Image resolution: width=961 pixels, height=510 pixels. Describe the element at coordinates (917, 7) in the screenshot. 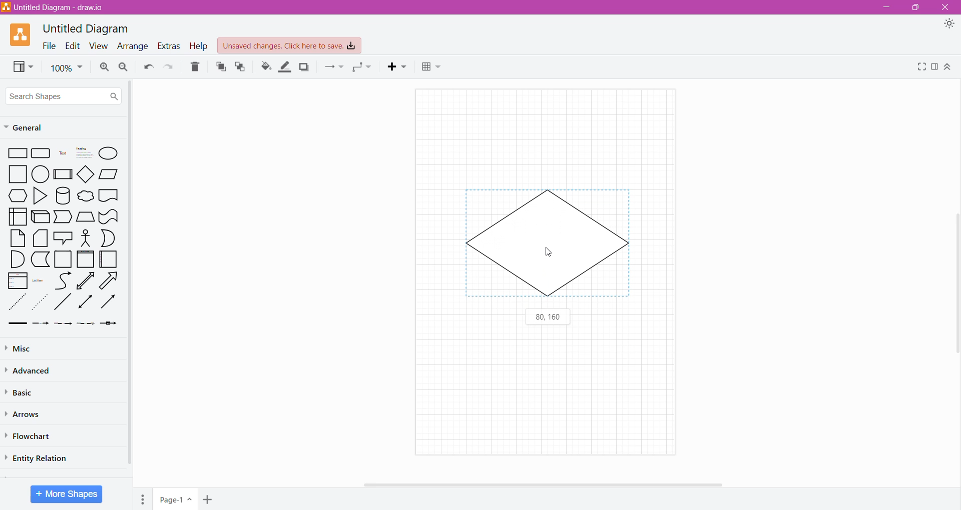

I see `Restore Down` at that location.